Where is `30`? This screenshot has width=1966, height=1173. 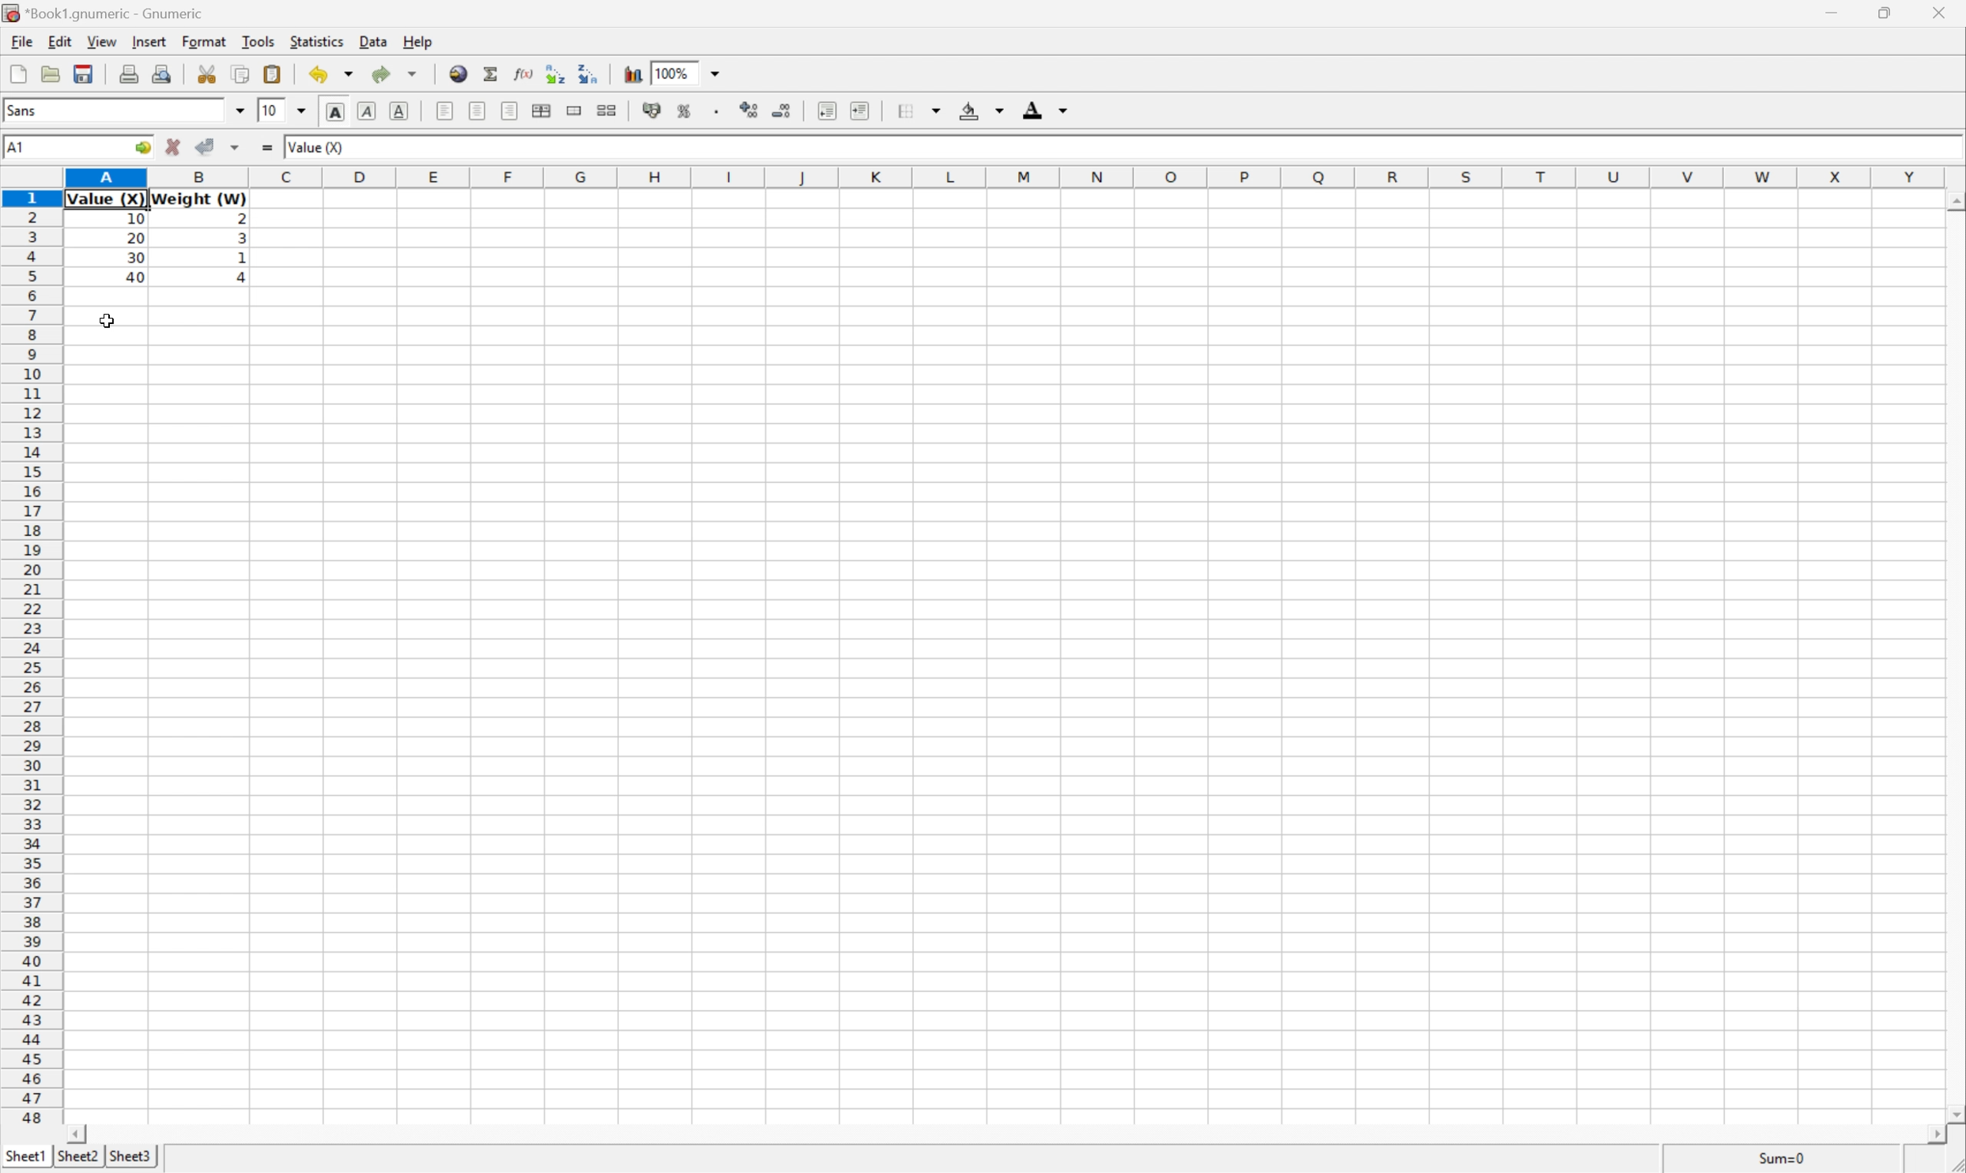 30 is located at coordinates (137, 258).